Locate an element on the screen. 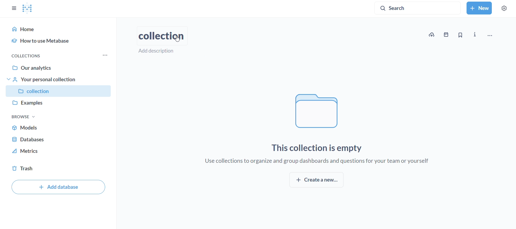 The image size is (516, 229). cursor is located at coordinates (178, 40).